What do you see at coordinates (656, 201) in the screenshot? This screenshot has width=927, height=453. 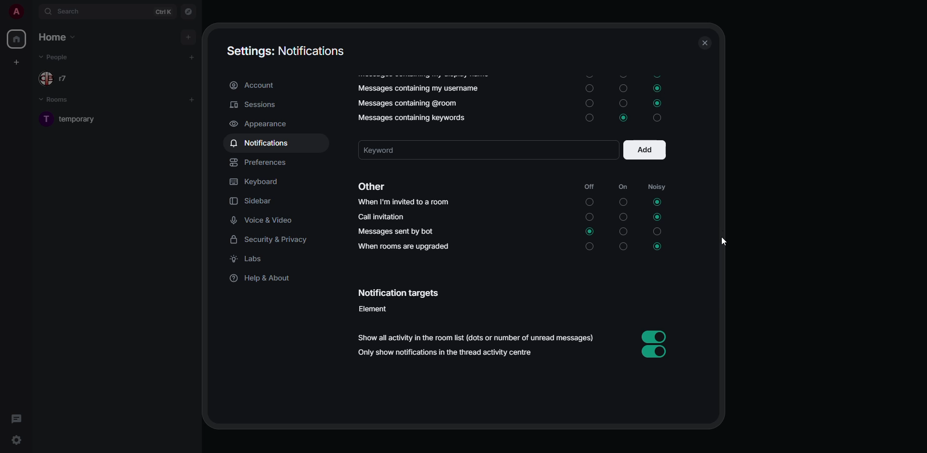 I see `selected` at bounding box center [656, 201].